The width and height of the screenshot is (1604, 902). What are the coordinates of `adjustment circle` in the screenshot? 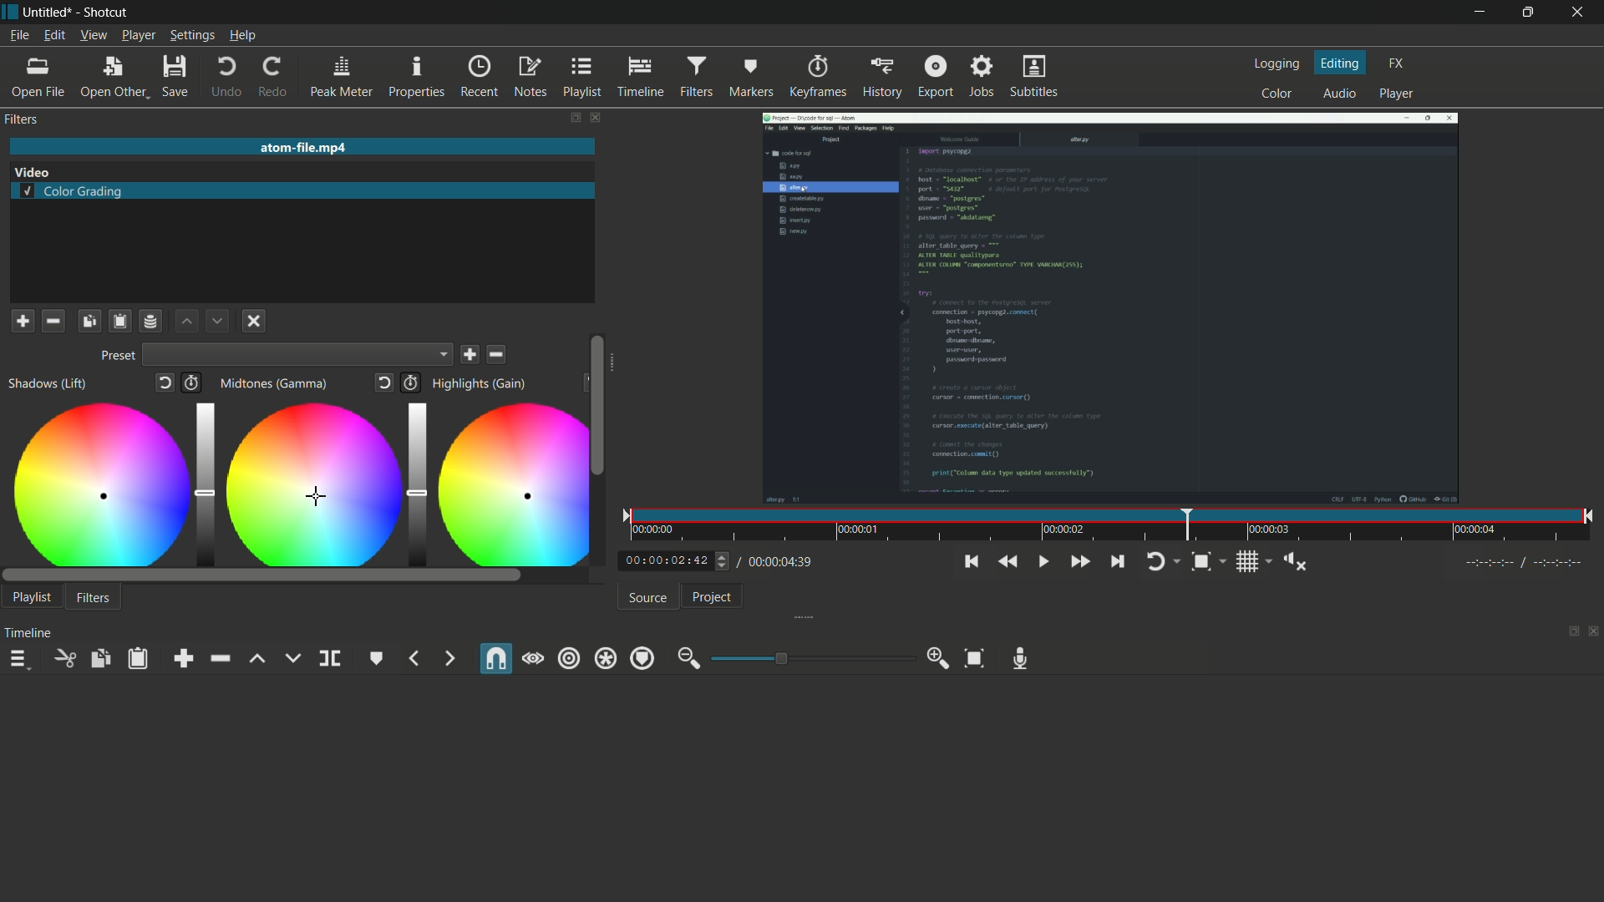 It's located at (308, 483).